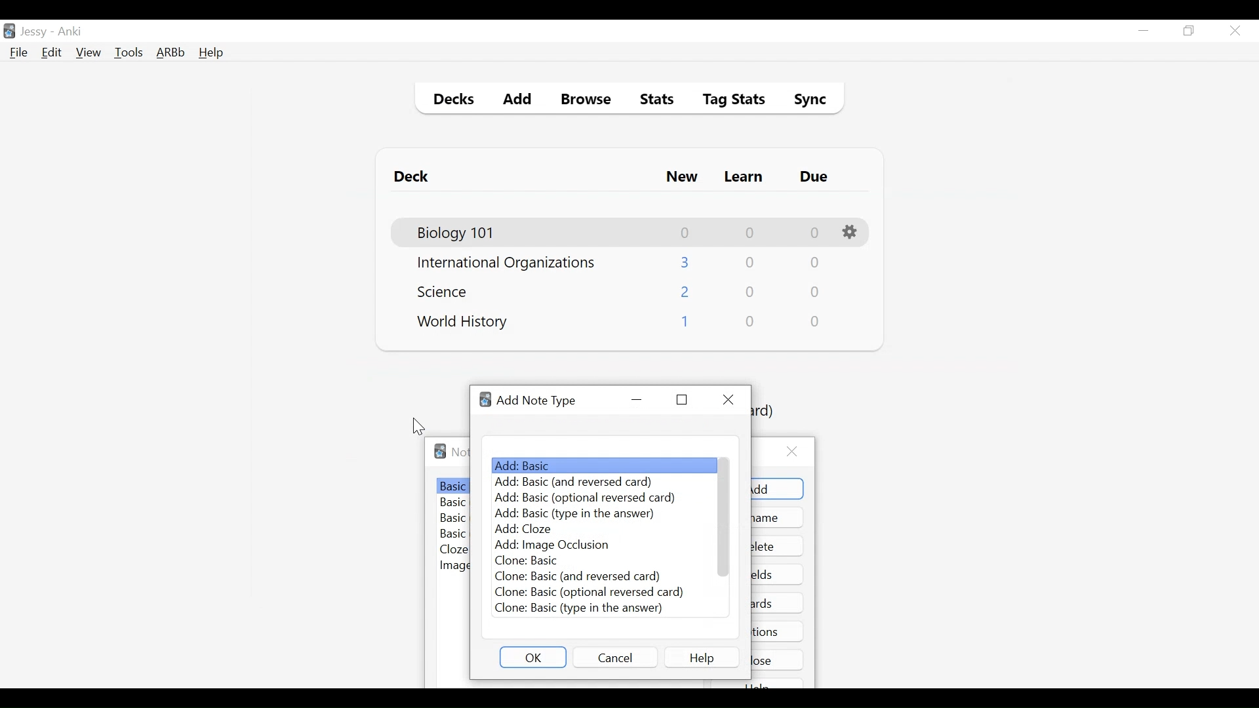 Image resolution: width=1259 pixels, height=708 pixels. What do you see at coordinates (590, 593) in the screenshot?
I see `Clone: Basic (optional reversed card)` at bounding box center [590, 593].